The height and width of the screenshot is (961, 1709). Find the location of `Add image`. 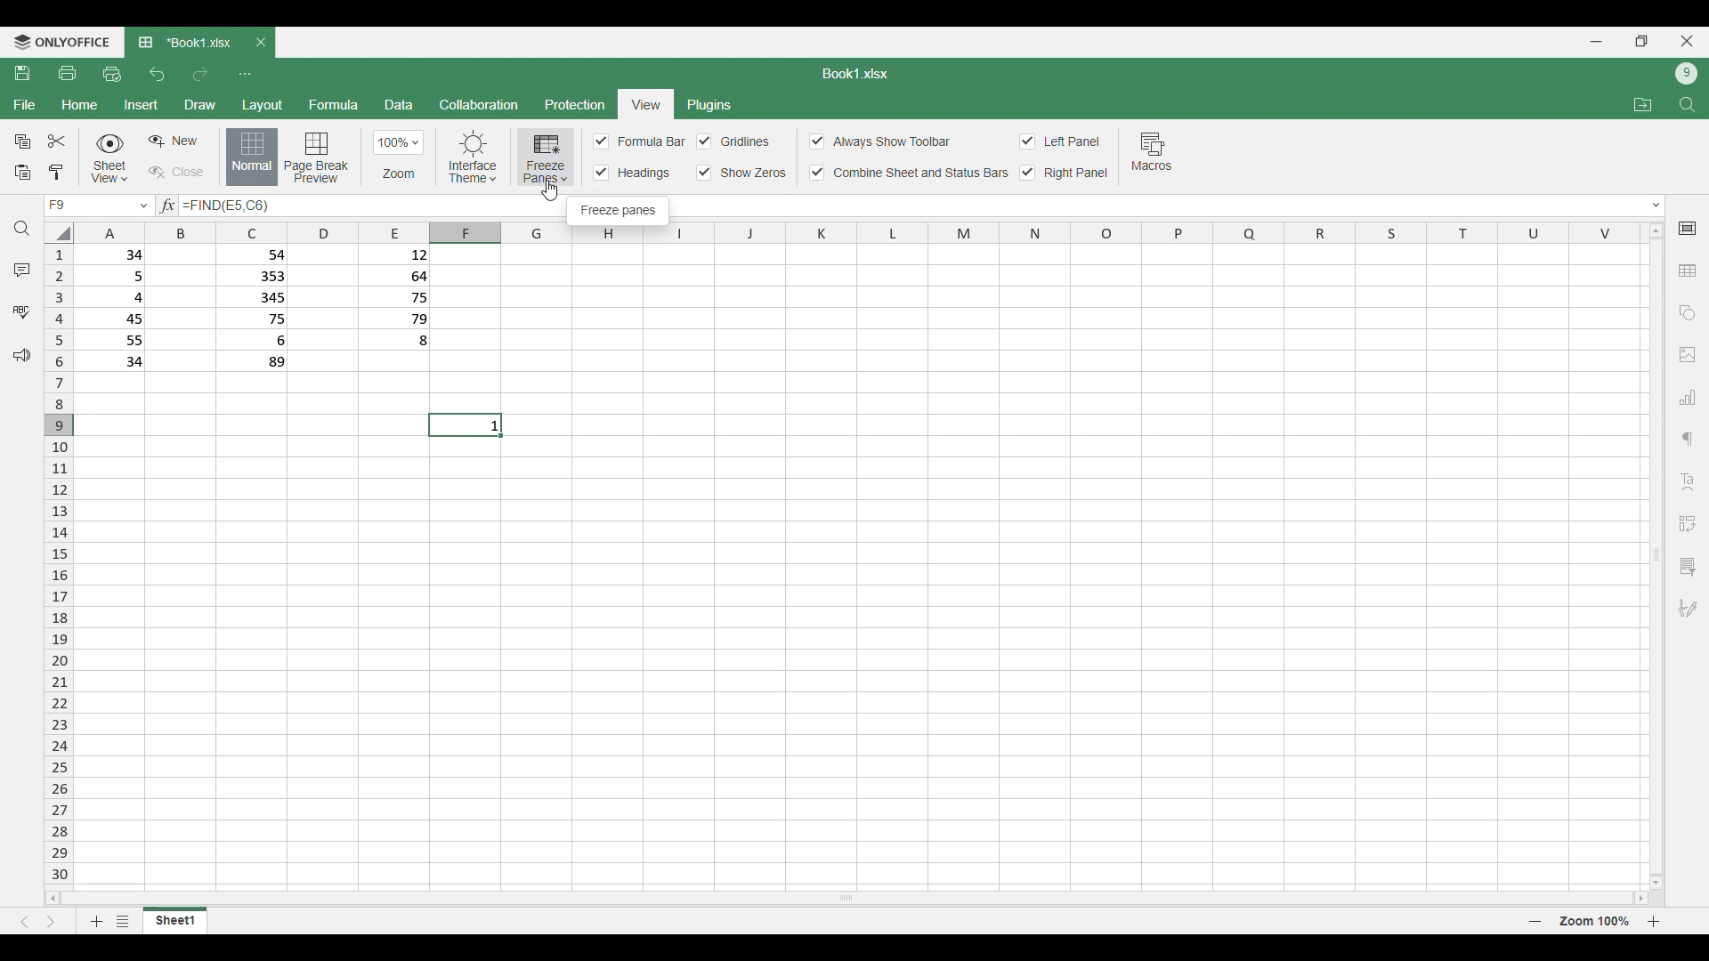

Add image is located at coordinates (1689, 355).